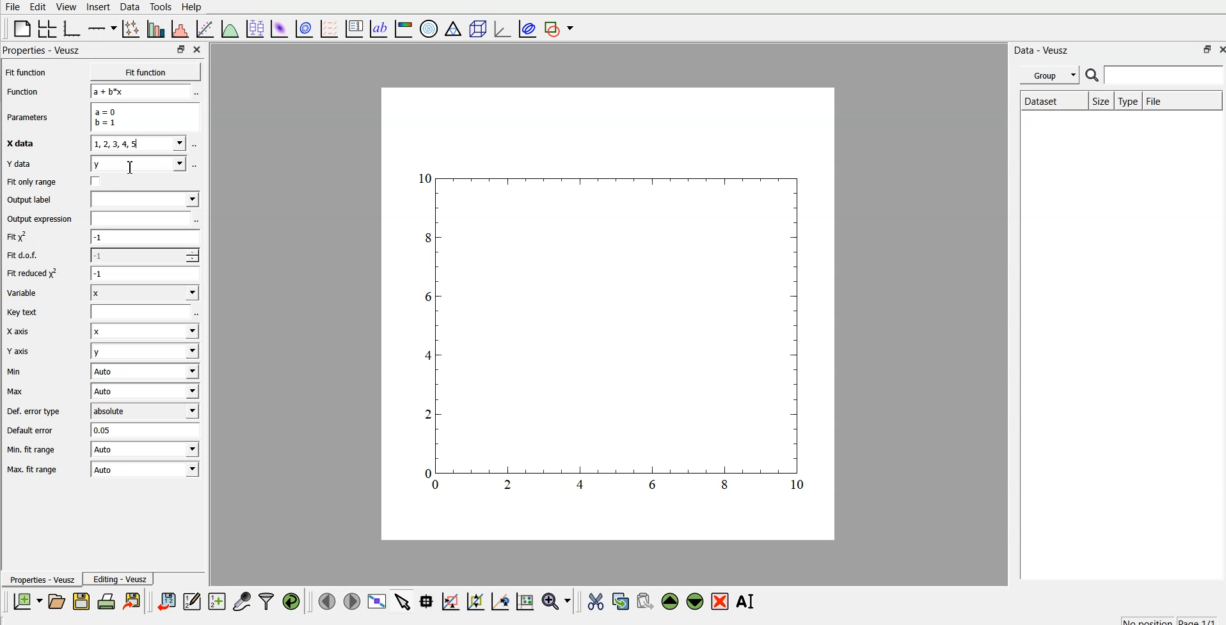 The height and width of the screenshot is (625, 1226). What do you see at coordinates (720, 602) in the screenshot?
I see `remove the selected widget` at bounding box center [720, 602].